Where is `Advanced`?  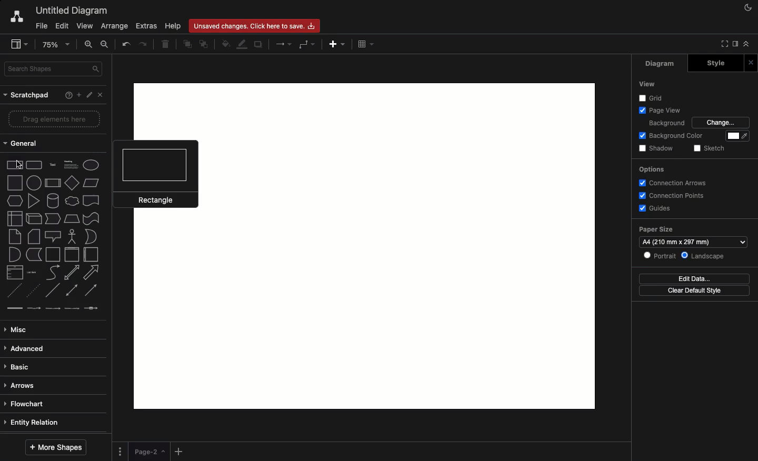
Advanced is located at coordinates (29, 348).